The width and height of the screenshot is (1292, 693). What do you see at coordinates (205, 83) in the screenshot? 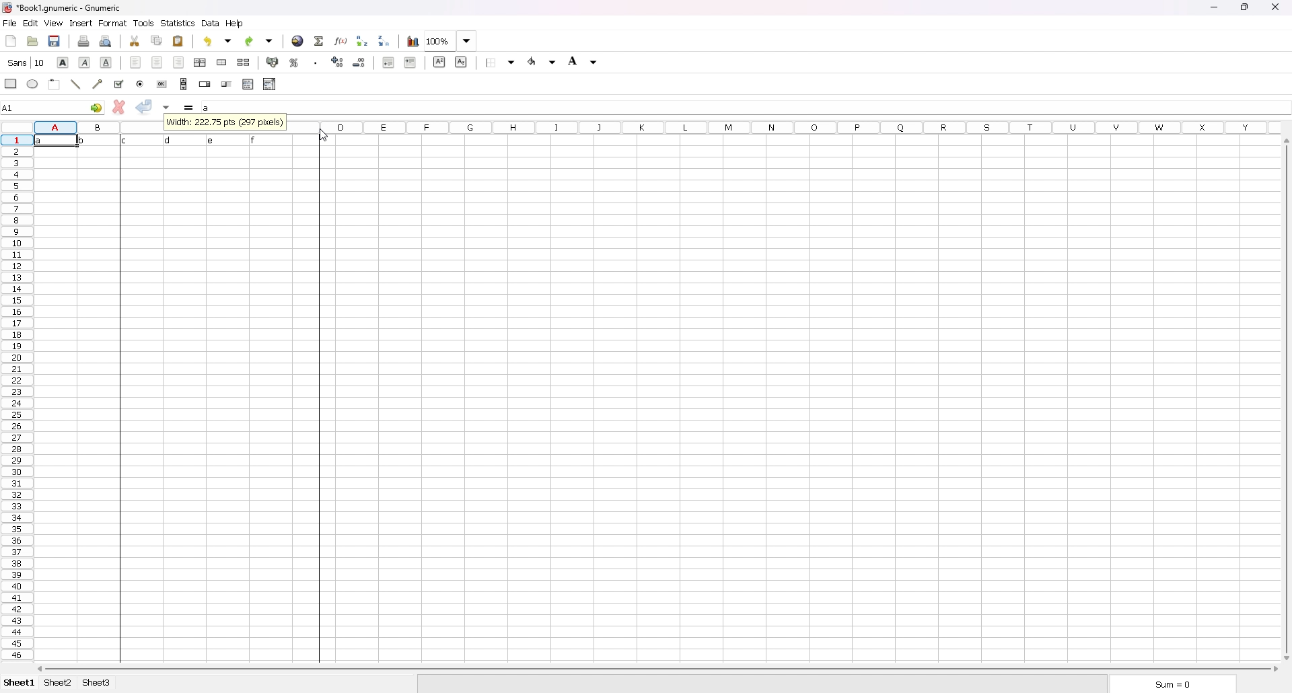
I see `spin button` at bounding box center [205, 83].